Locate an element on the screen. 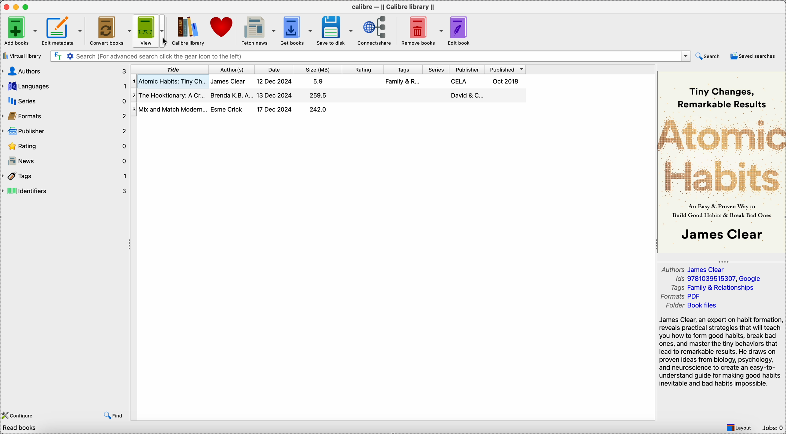 The width and height of the screenshot is (786, 434). maximize is located at coordinates (27, 6).